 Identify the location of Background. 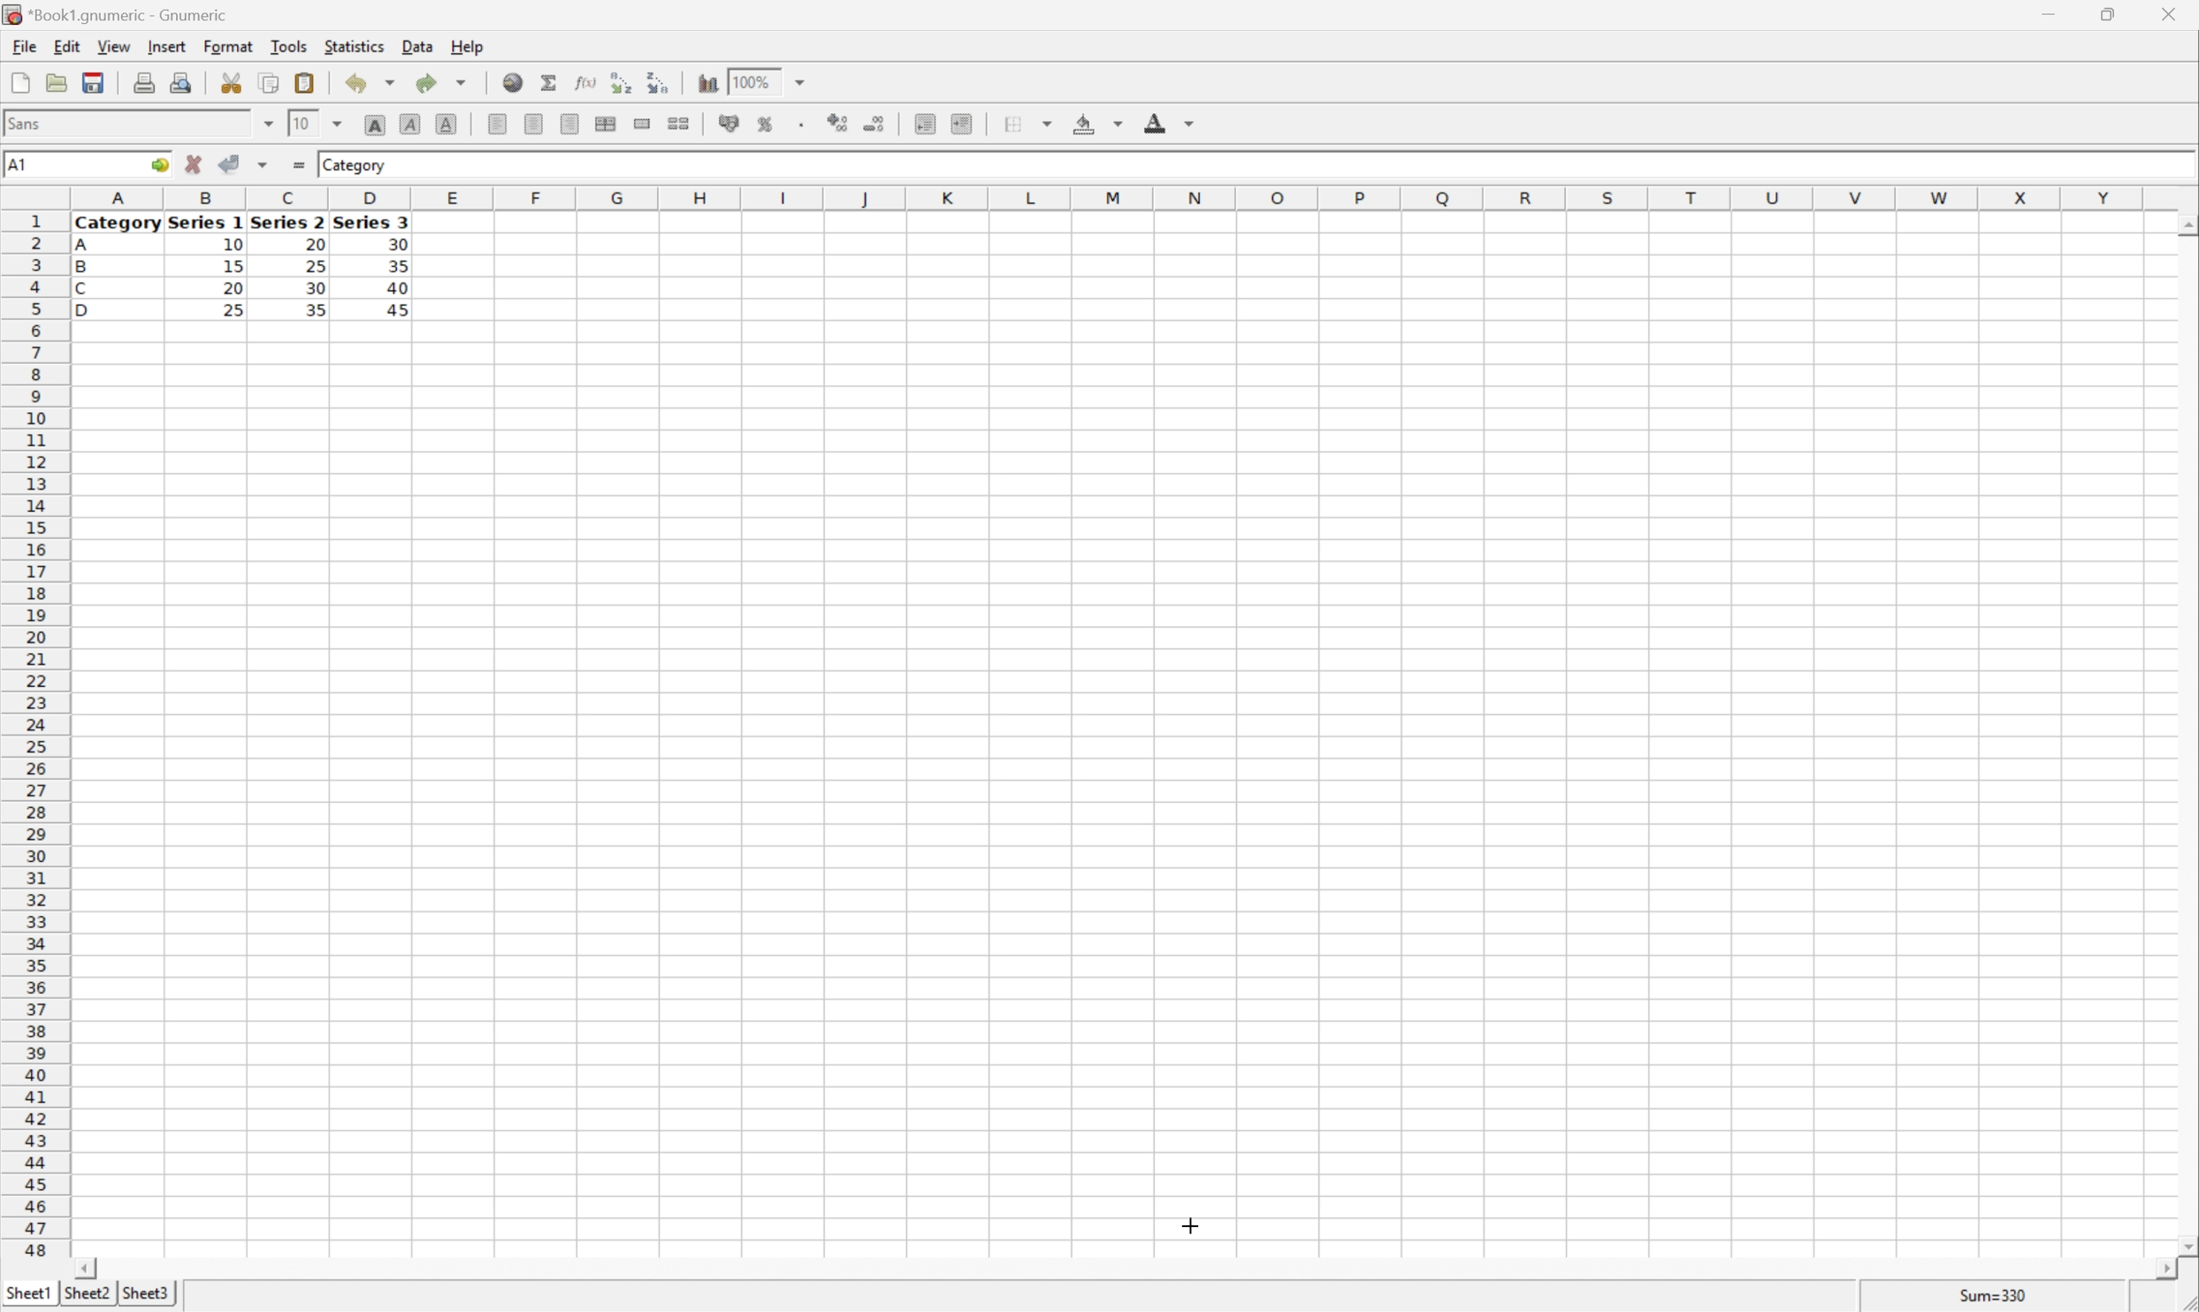
(1096, 121).